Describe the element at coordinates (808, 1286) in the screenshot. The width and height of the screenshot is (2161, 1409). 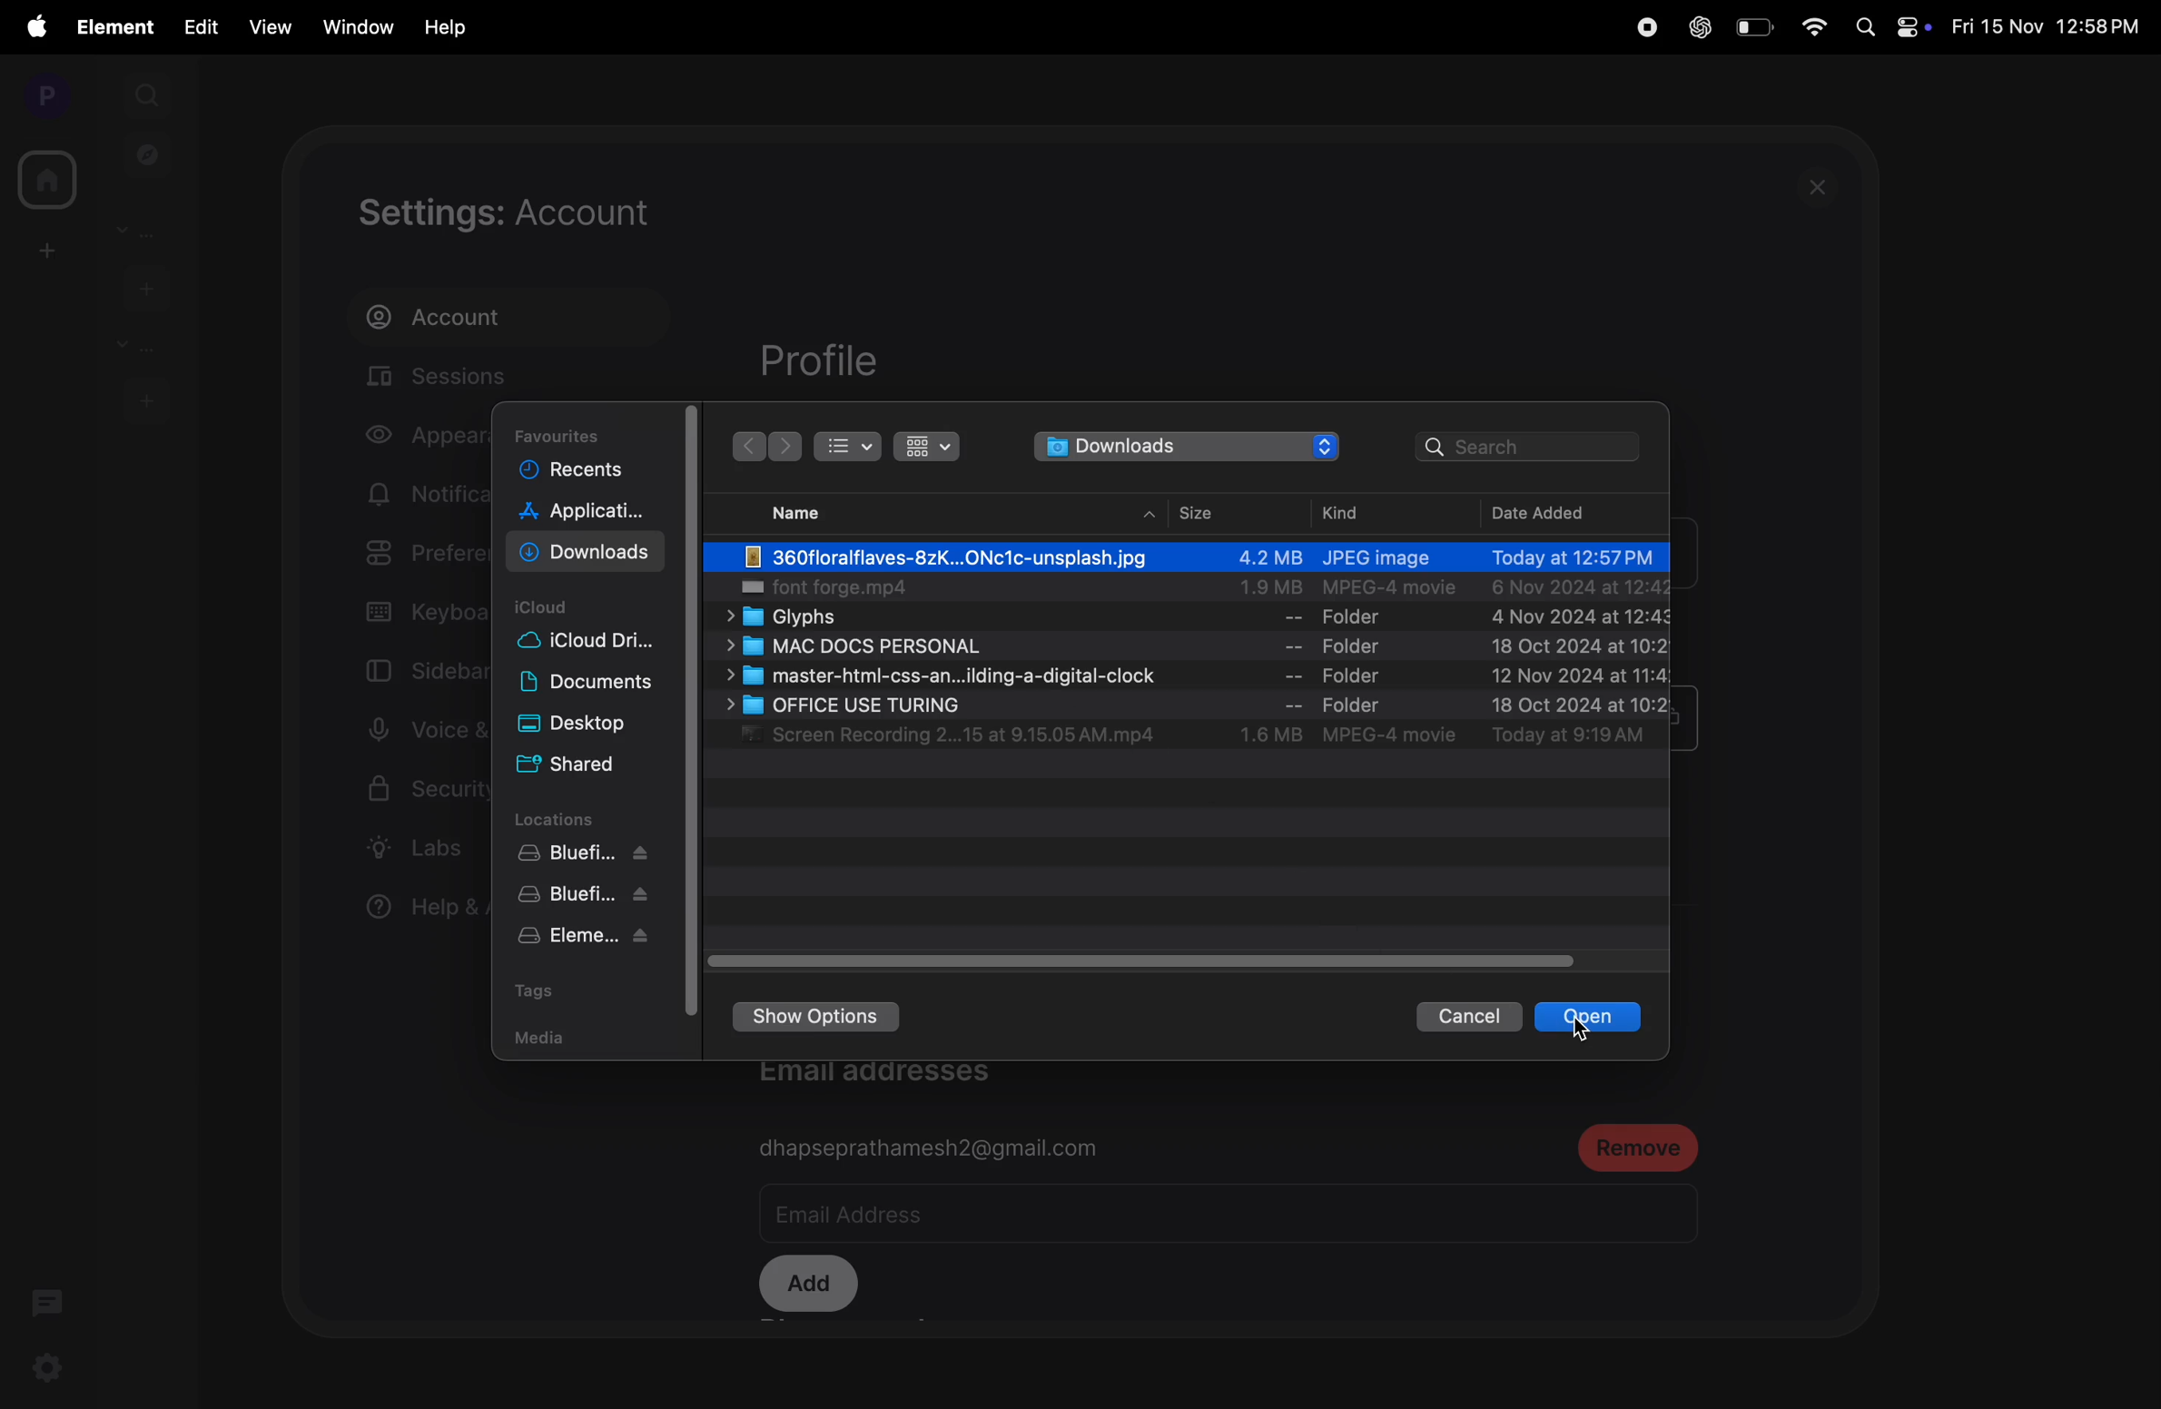
I see `add` at that location.